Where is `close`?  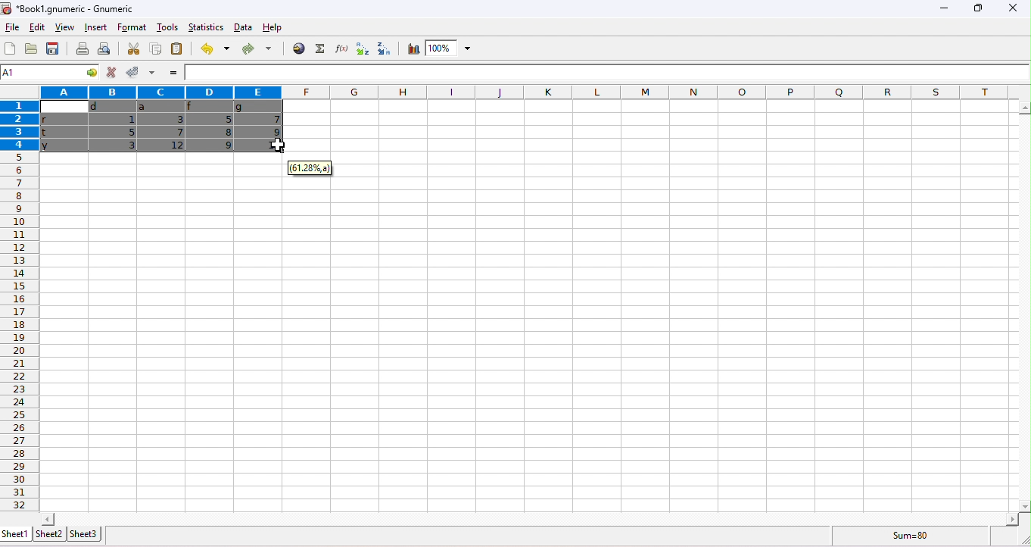
close is located at coordinates (1014, 10).